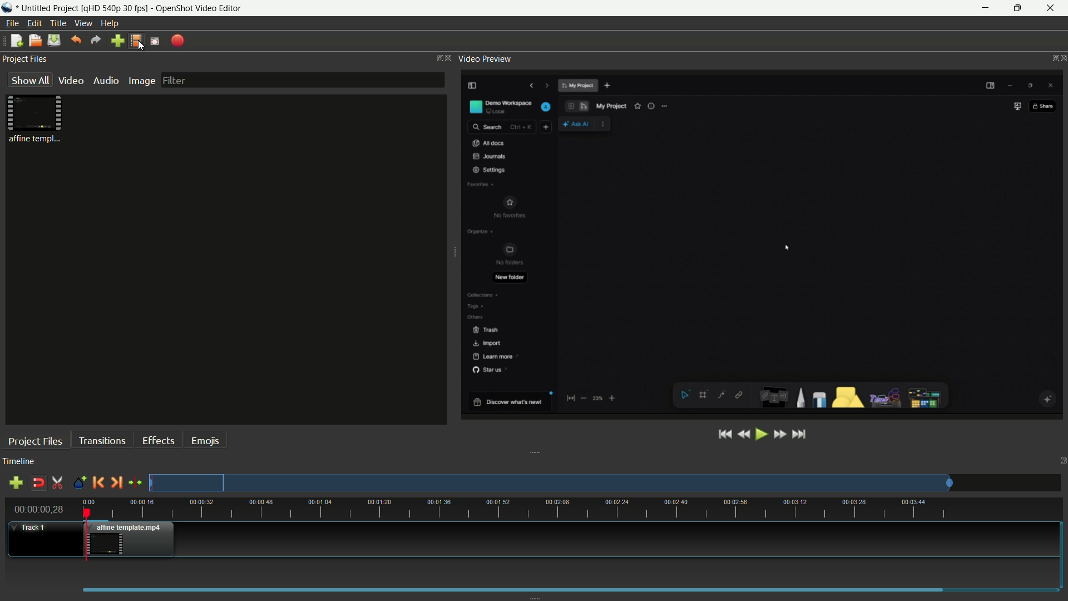 The width and height of the screenshot is (1068, 601). Describe the element at coordinates (102, 440) in the screenshot. I see `transitions` at that location.